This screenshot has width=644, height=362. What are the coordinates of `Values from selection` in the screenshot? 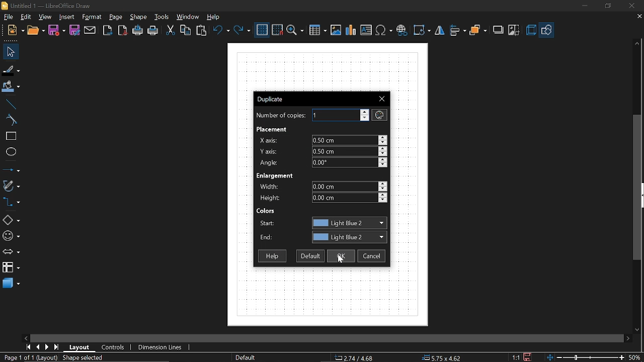 It's located at (379, 115).